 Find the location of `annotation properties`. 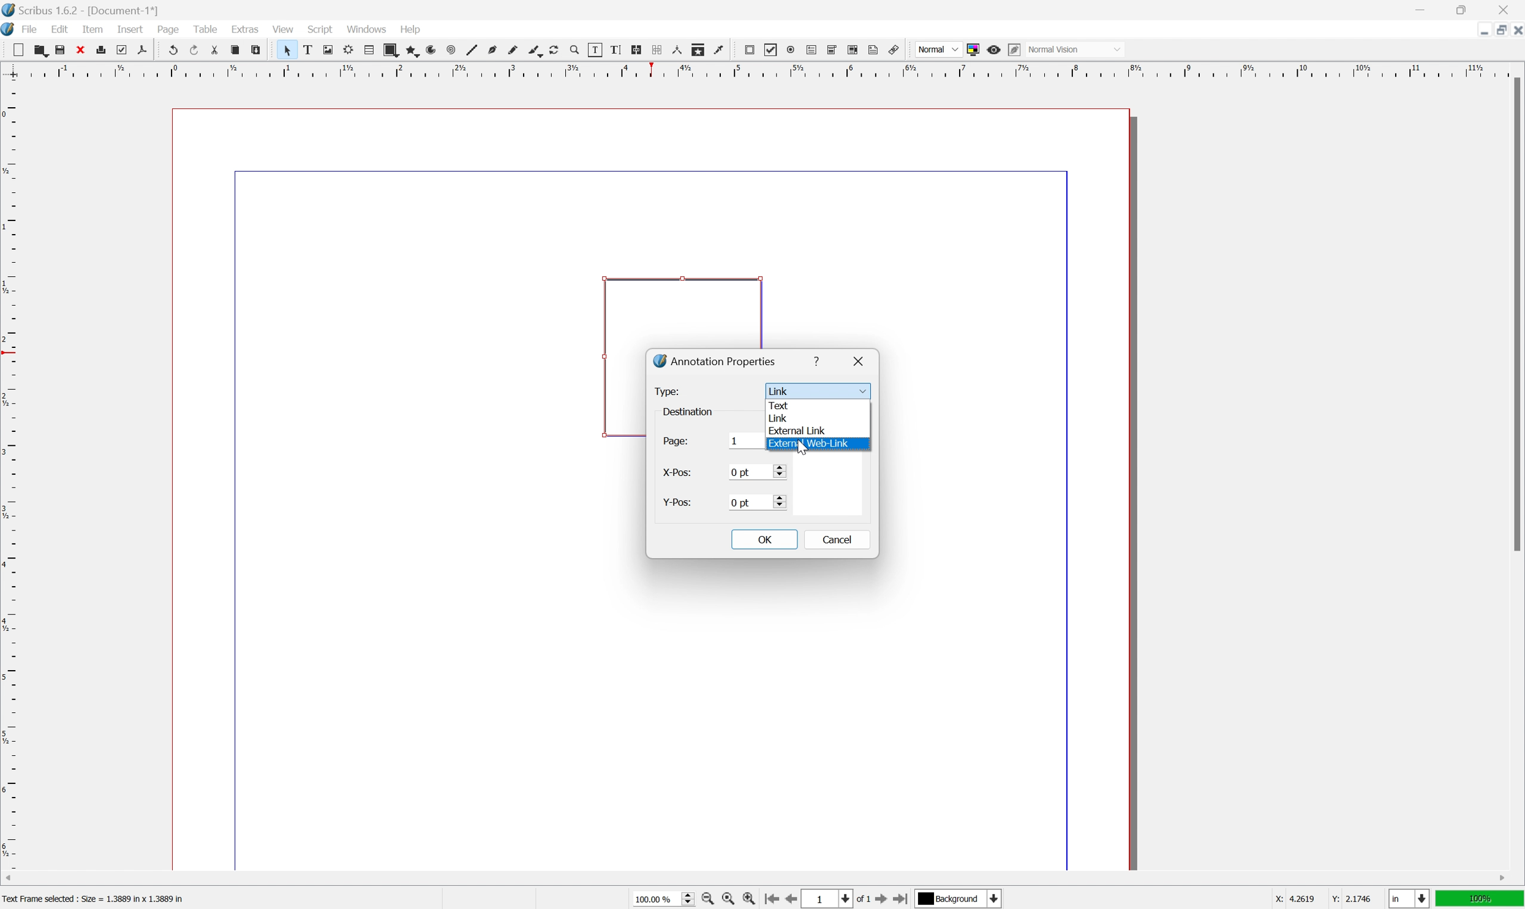

annotation properties is located at coordinates (715, 360).